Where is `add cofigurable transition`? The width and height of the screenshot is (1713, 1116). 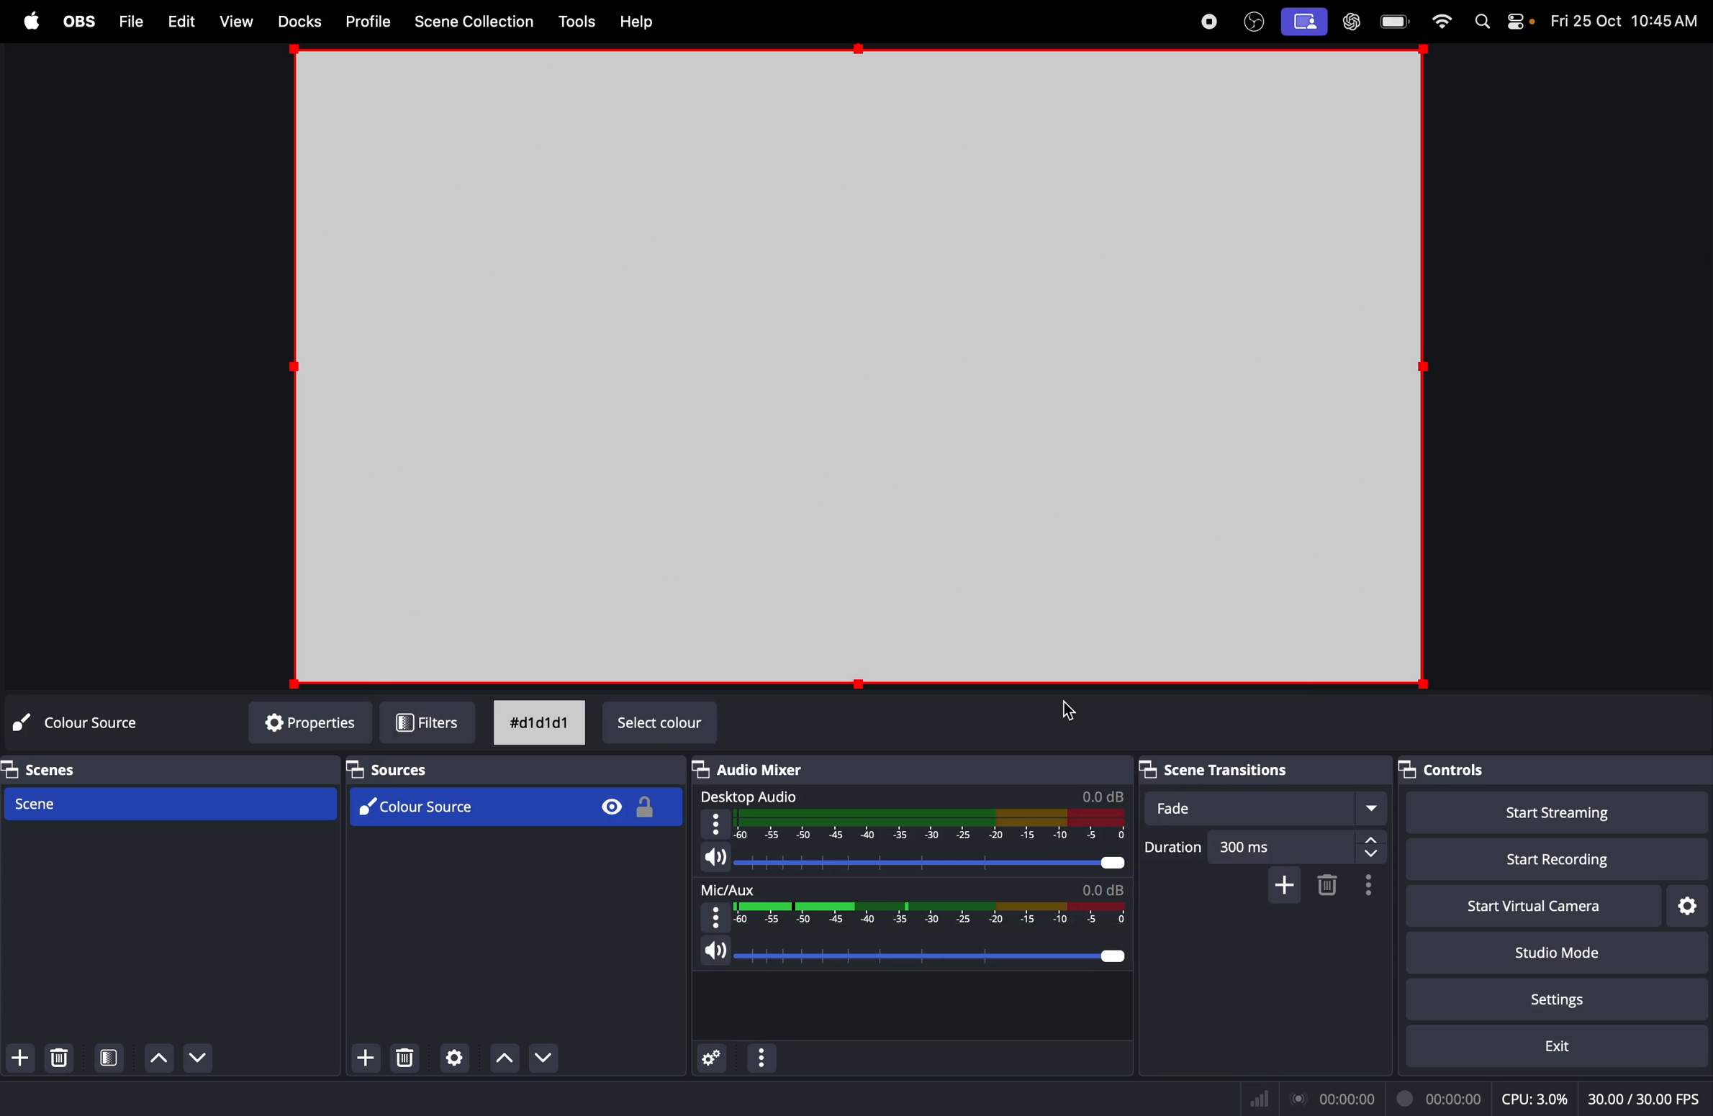 add cofigurable transition is located at coordinates (1284, 885).